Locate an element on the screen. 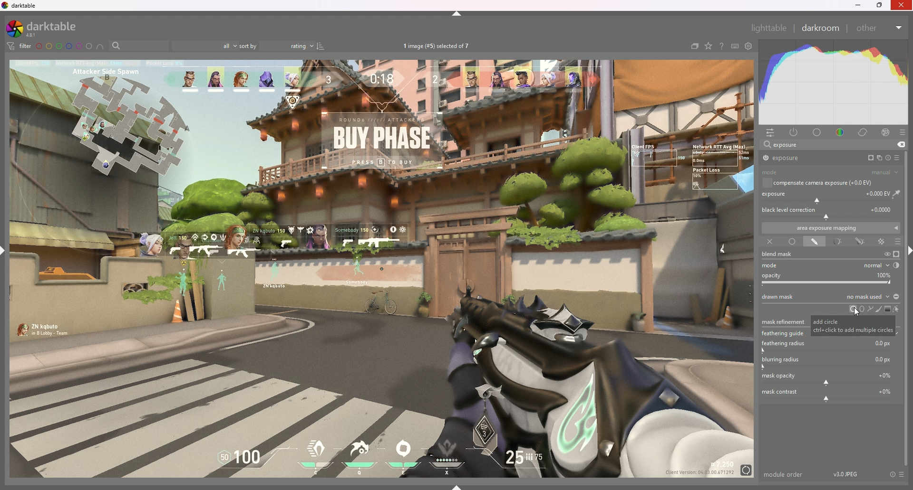  module order is located at coordinates (784, 474).